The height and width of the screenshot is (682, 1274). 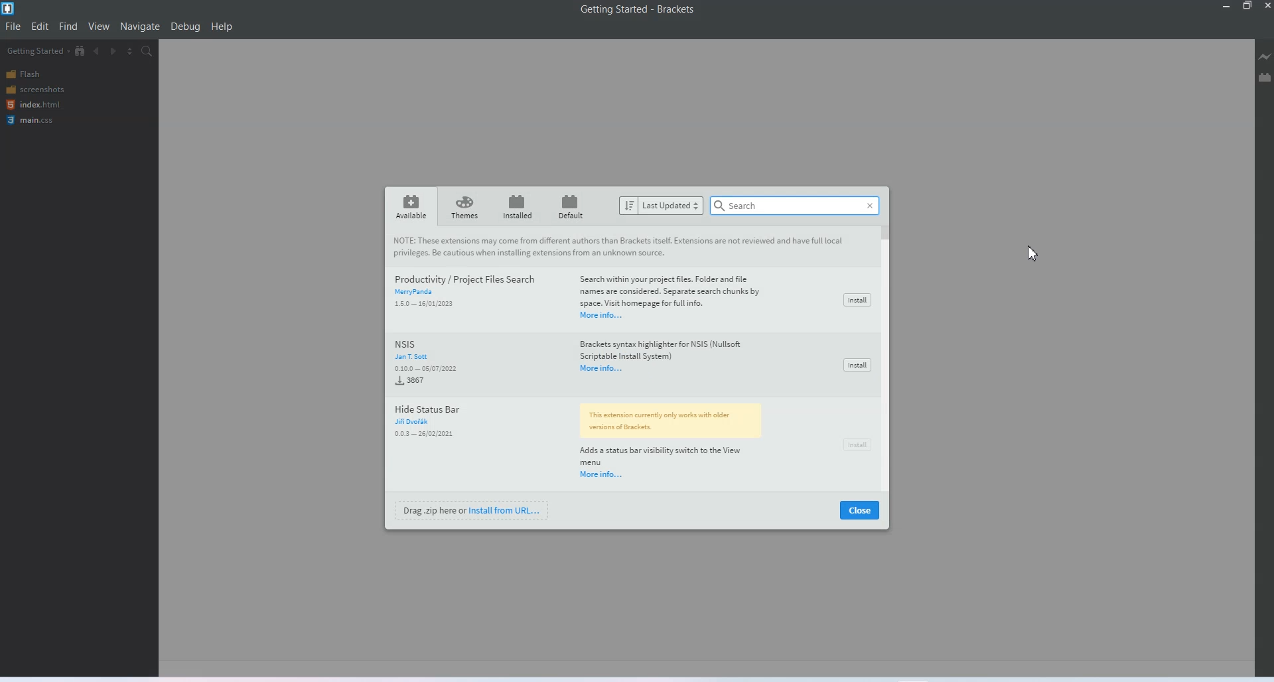 I want to click on More info..., so click(x=603, y=475).